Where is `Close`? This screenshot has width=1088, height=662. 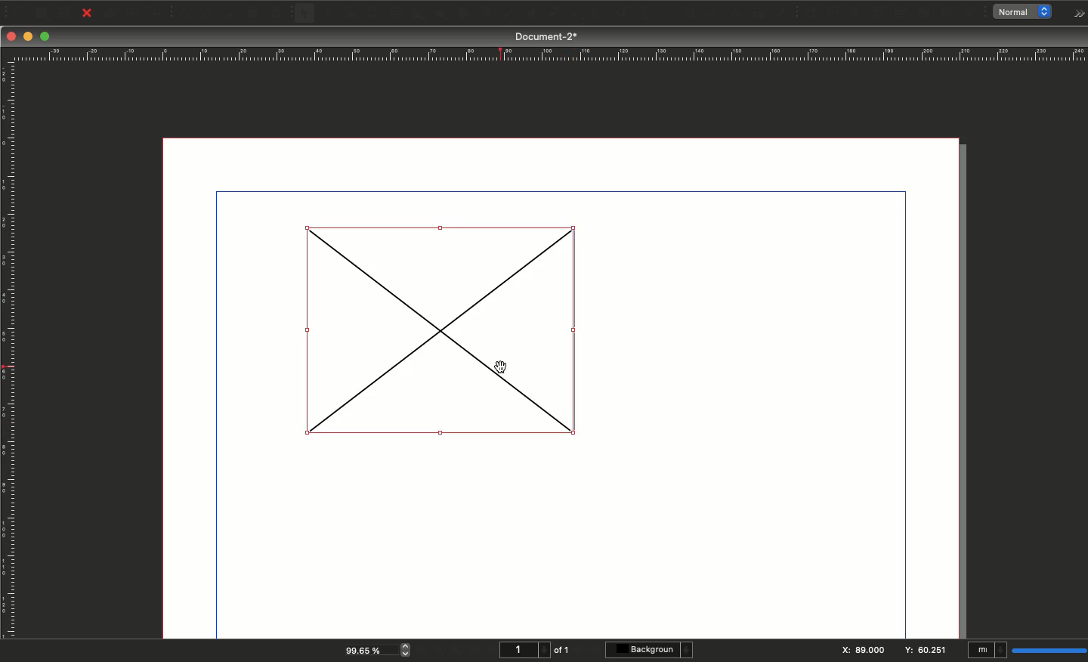 Close is located at coordinates (11, 36).